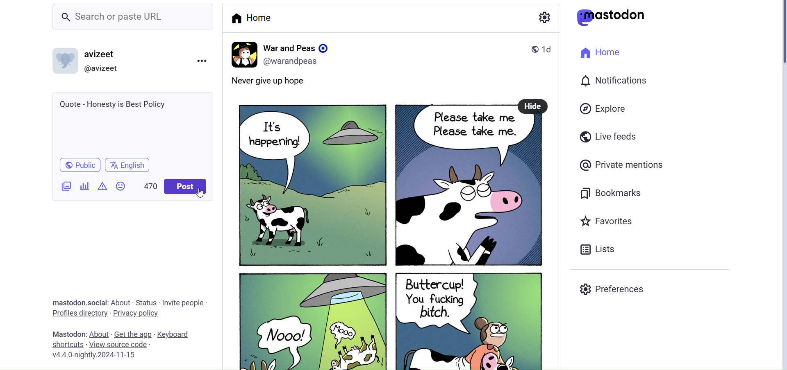 The width and height of the screenshot is (787, 370). Describe the element at coordinates (614, 17) in the screenshot. I see `mastodon` at that location.